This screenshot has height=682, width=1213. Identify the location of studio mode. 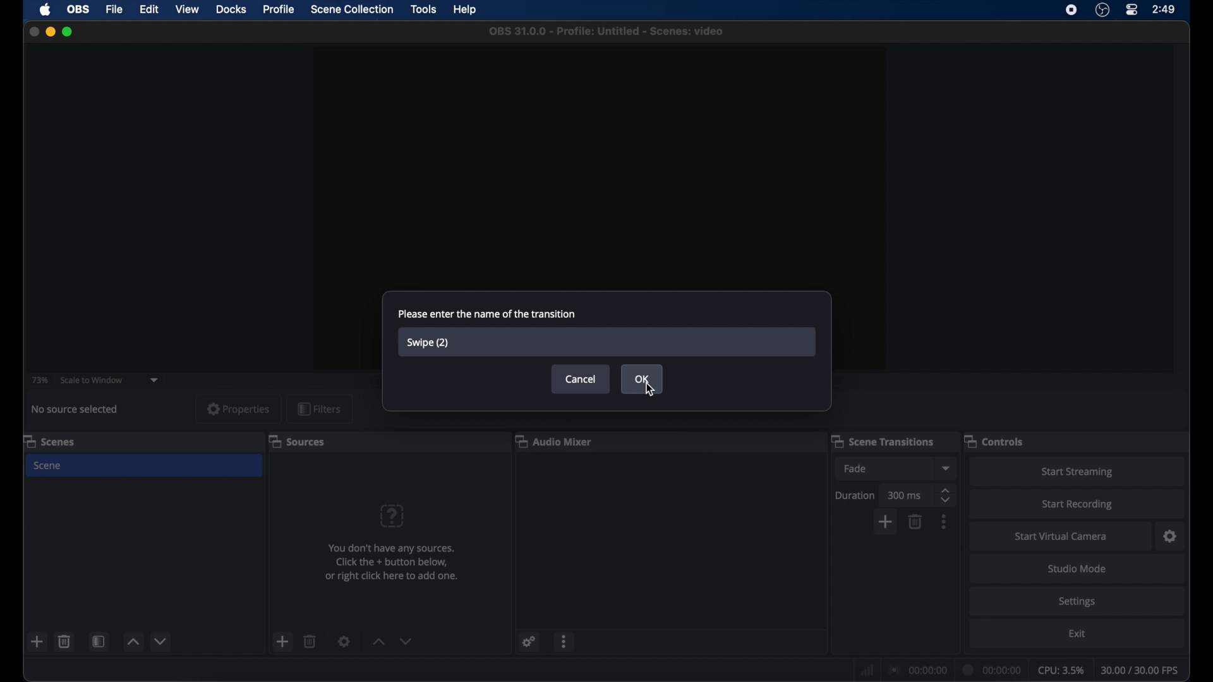
(1077, 568).